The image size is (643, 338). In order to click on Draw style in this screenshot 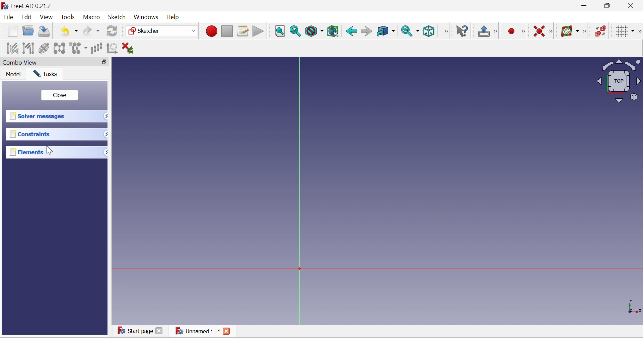, I will do `click(314, 32)`.